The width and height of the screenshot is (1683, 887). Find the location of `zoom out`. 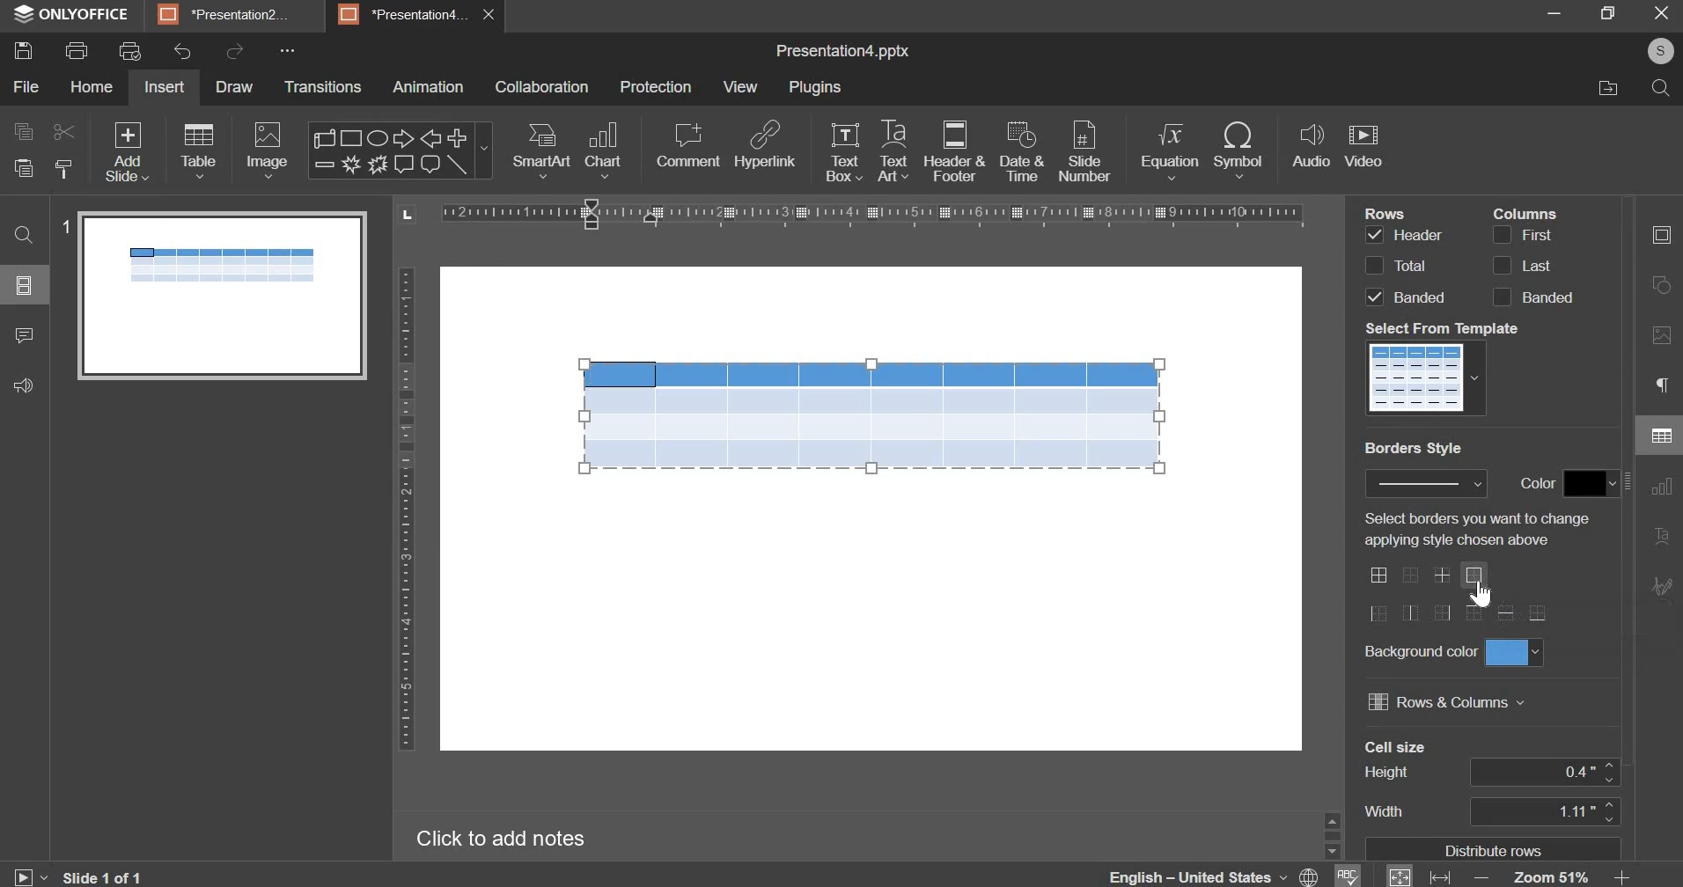

zoom out is located at coordinates (1482, 879).